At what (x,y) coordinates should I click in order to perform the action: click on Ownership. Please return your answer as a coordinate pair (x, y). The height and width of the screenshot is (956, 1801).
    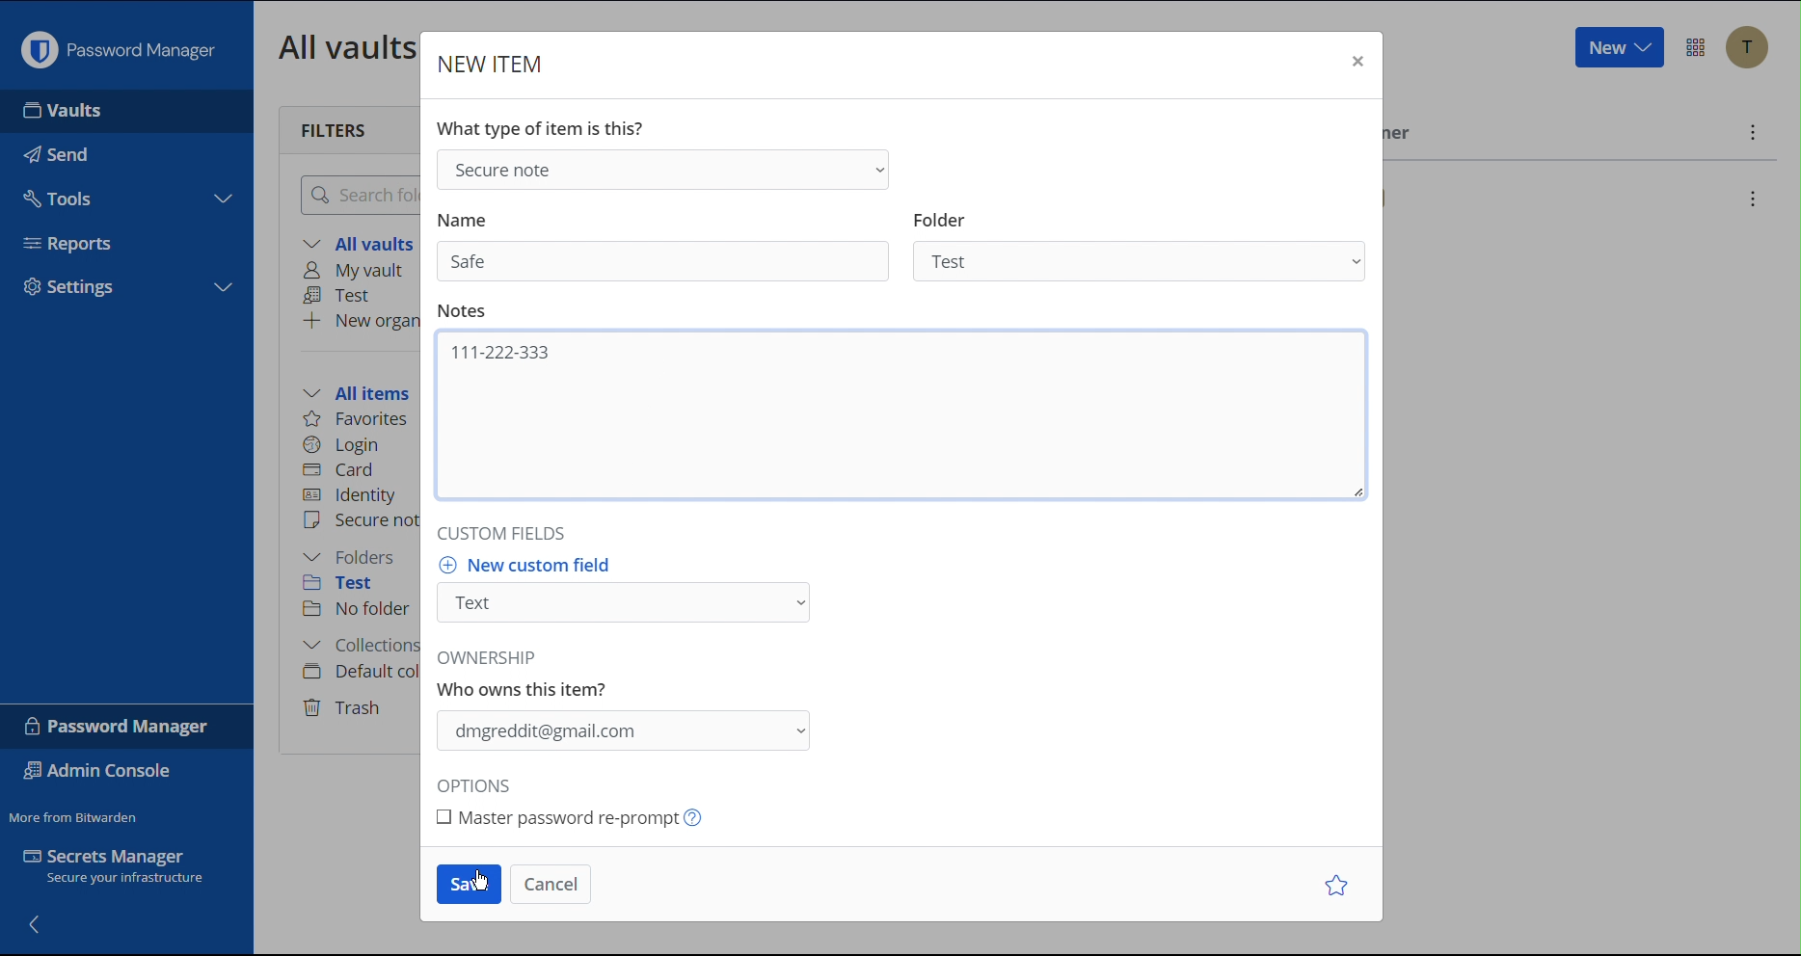
    Looking at the image, I should click on (631, 706).